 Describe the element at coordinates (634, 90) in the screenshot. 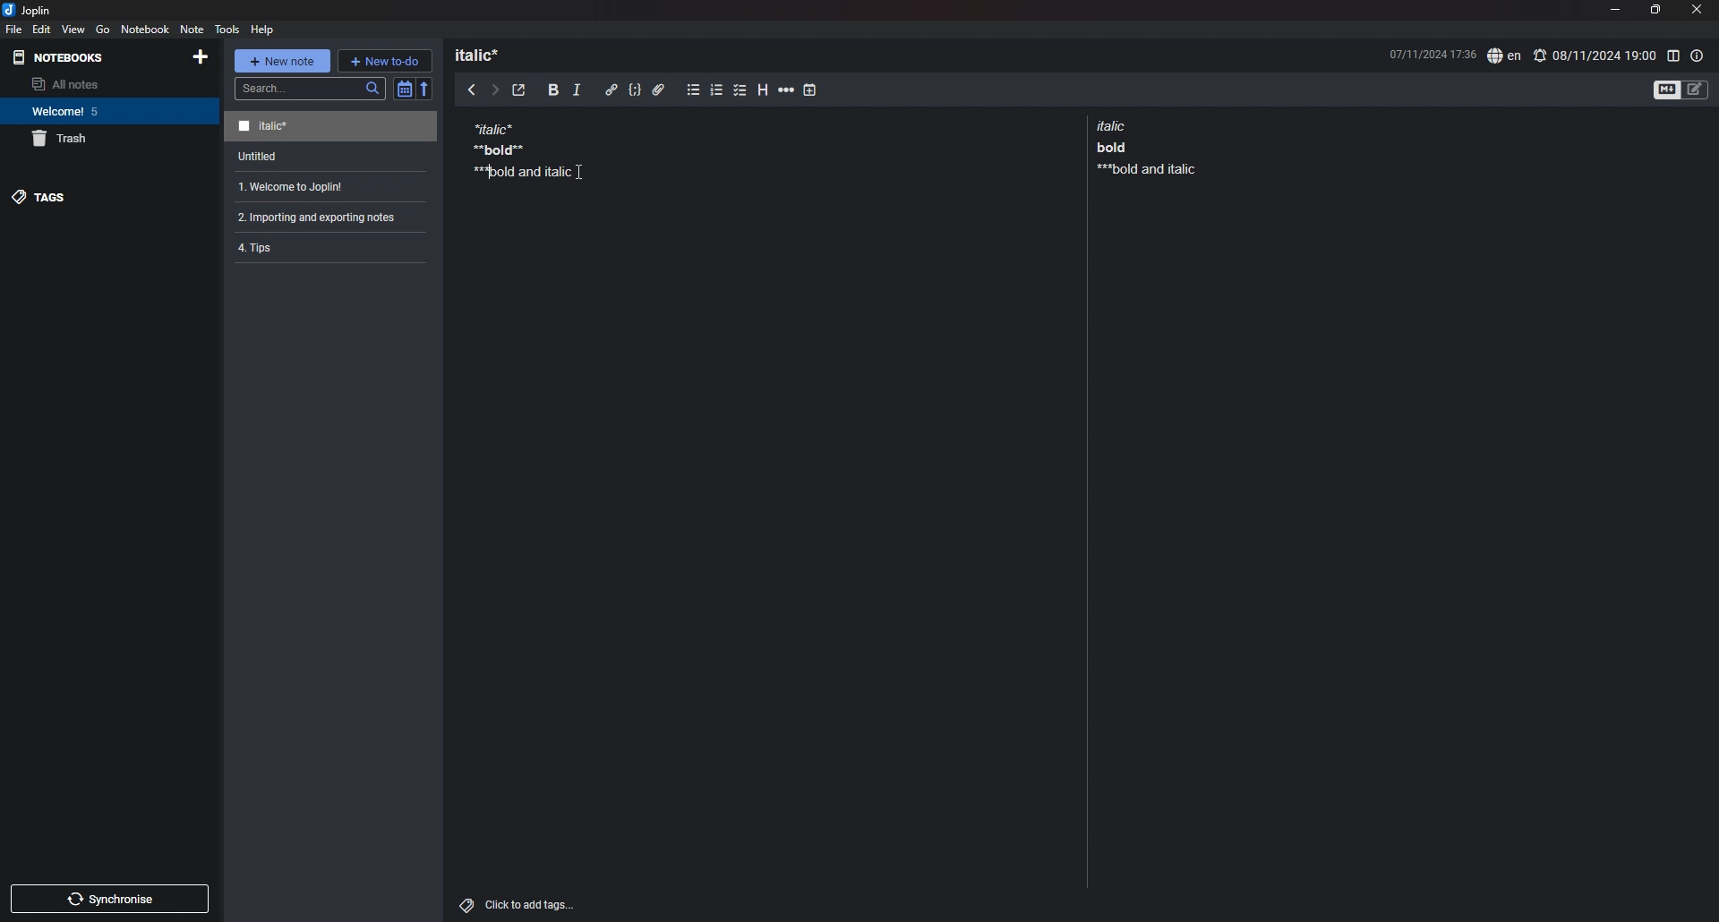

I see `code` at that location.